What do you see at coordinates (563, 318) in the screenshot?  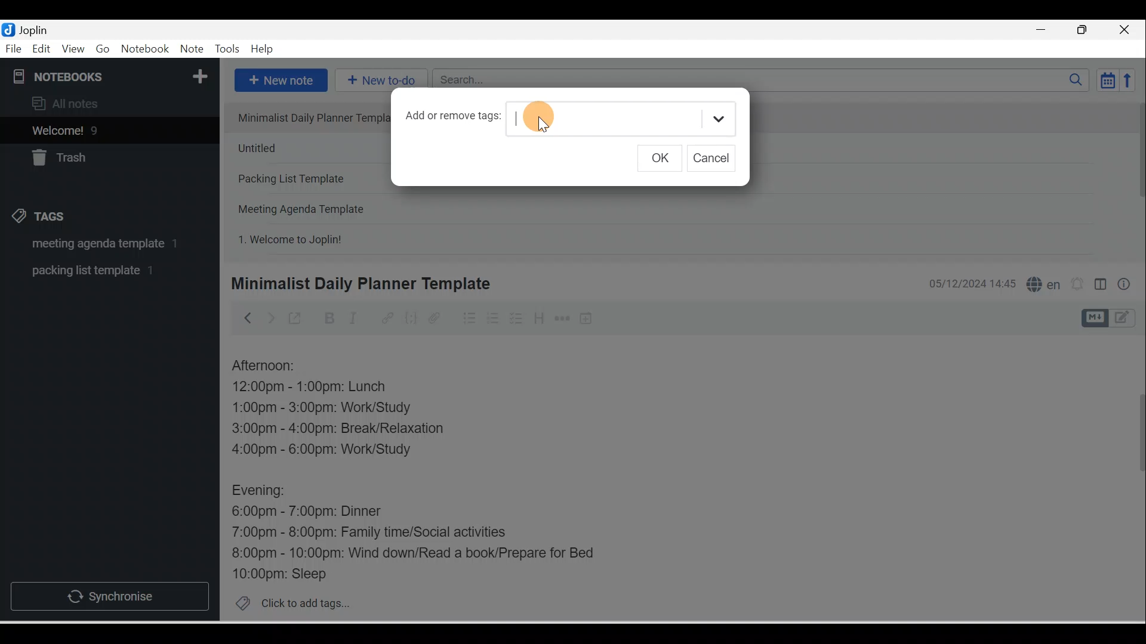 I see `Horizontal rule` at bounding box center [563, 318].